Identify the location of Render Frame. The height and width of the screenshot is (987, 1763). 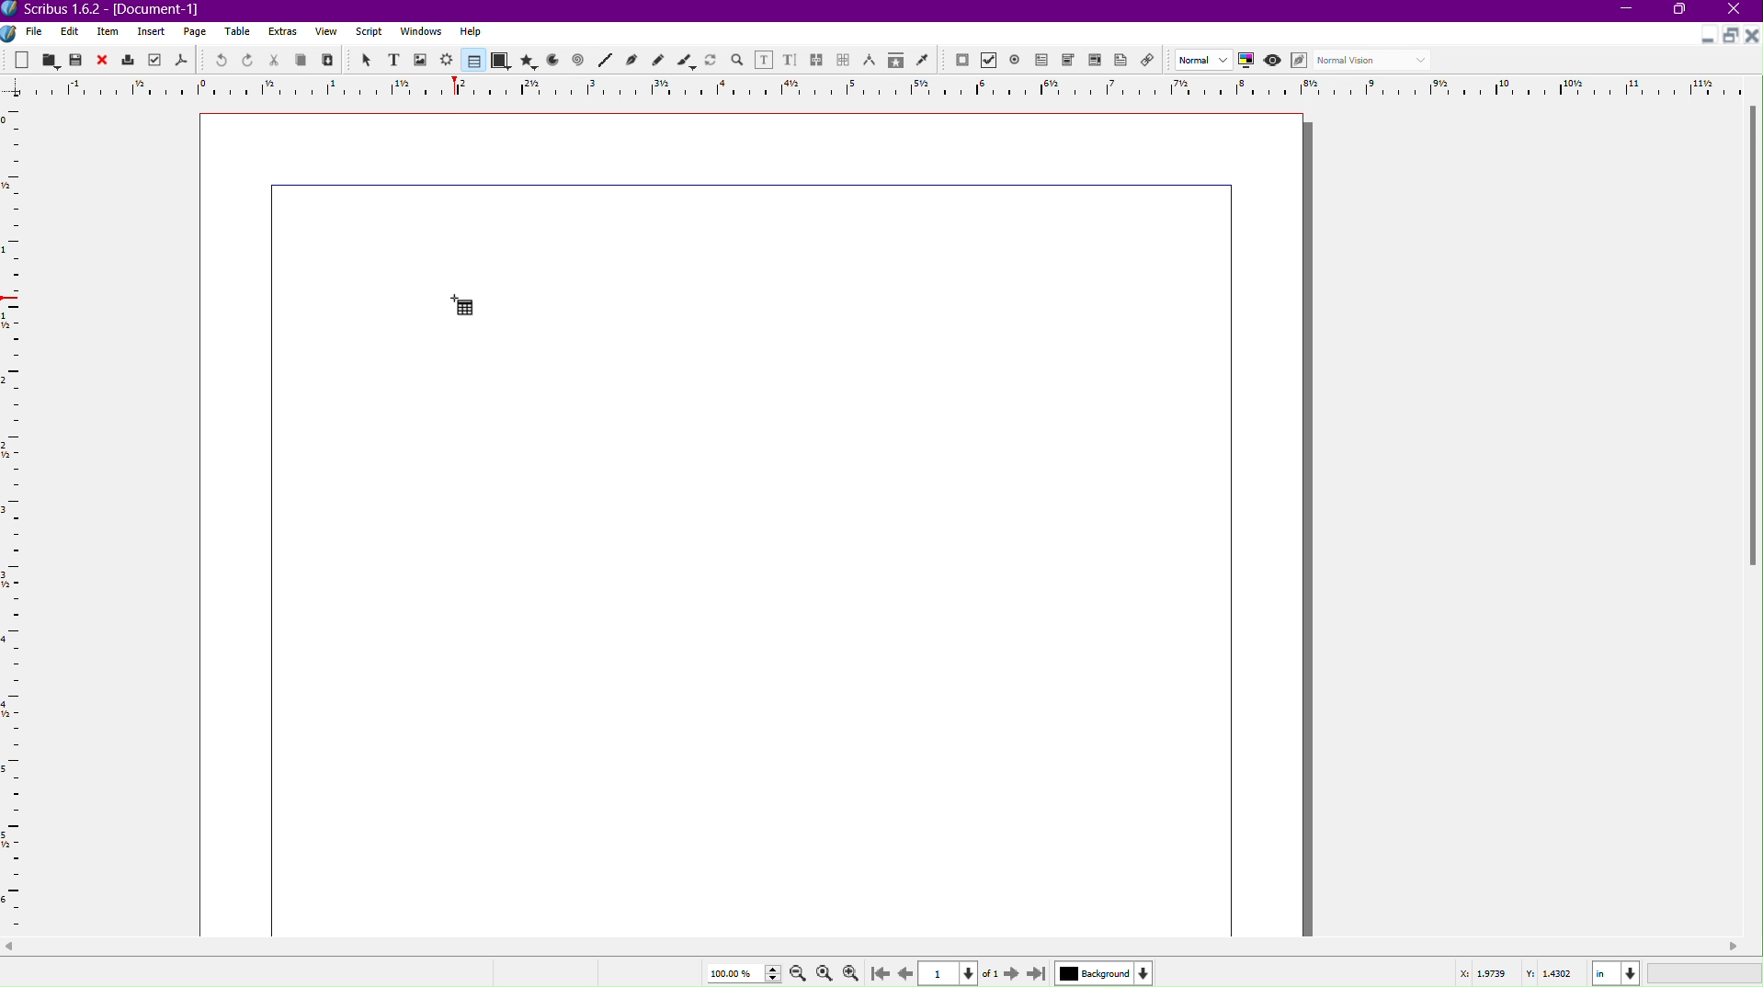
(448, 60).